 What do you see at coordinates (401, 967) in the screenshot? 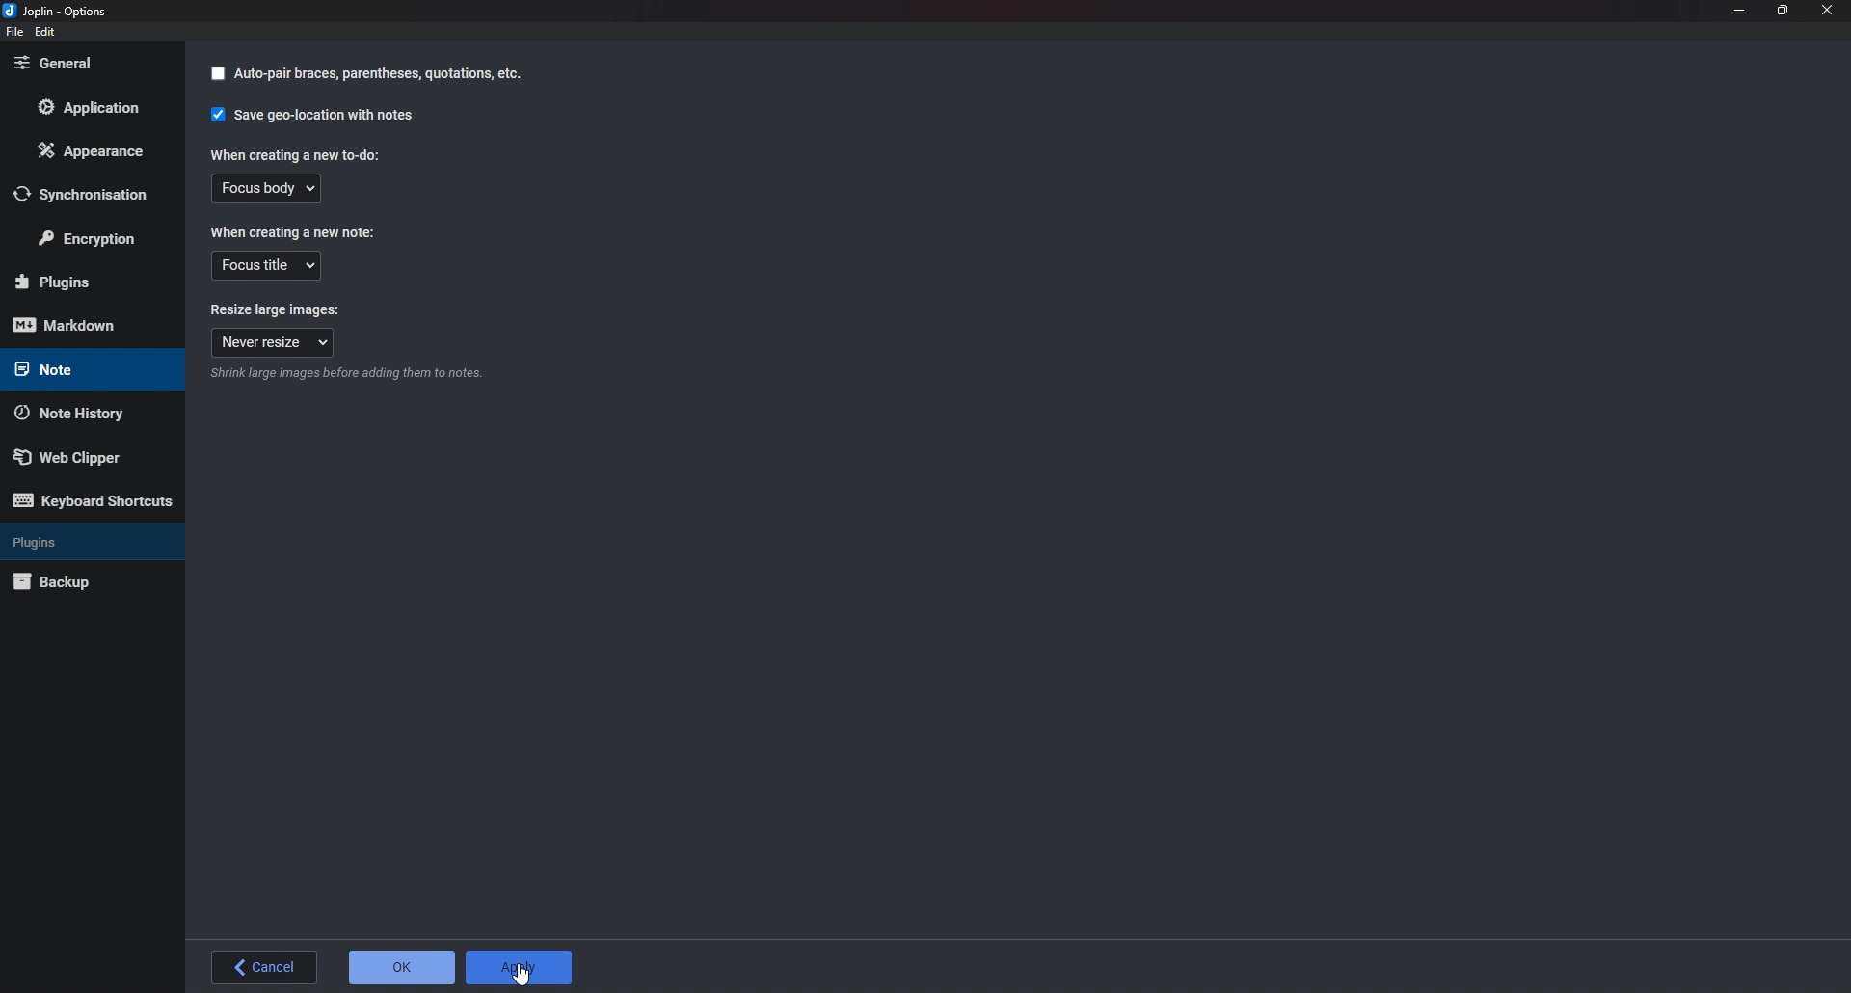
I see `O K` at bounding box center [401, 967].